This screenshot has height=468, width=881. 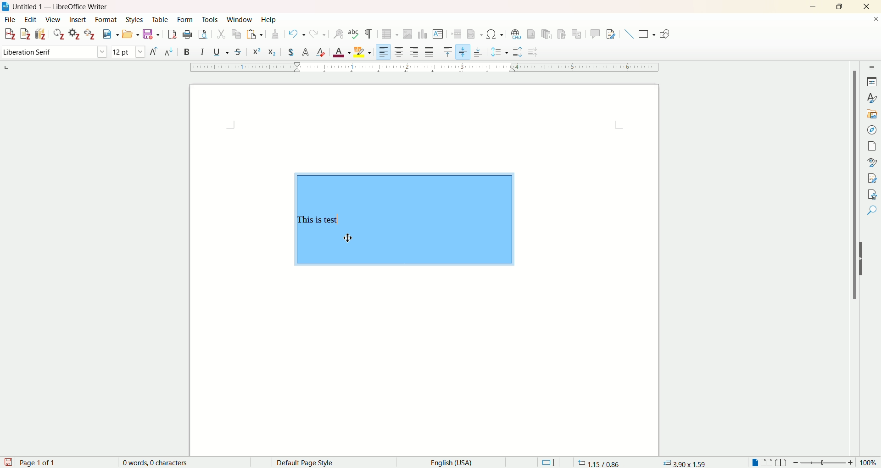 What do you see at coordinates (872, 208) in the screenshot?
I see `find` at bounding box center [872, 208].